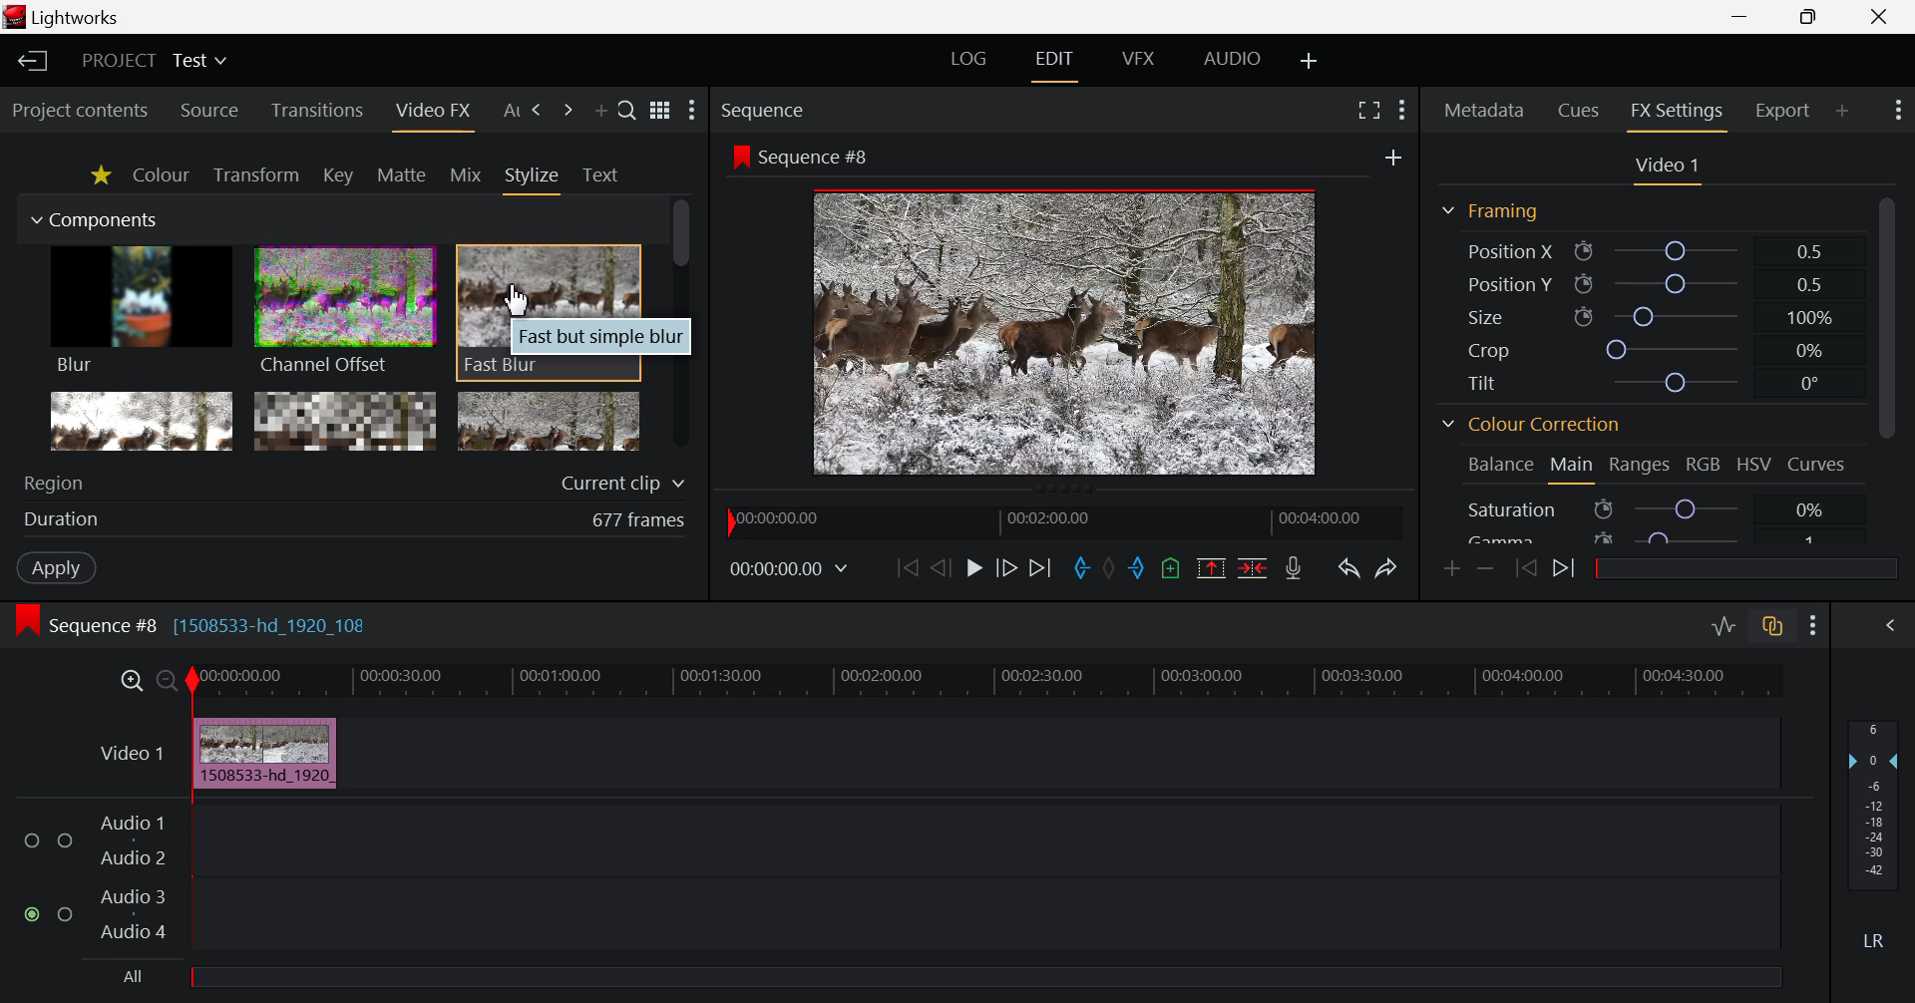 The image size is (1915, 1003). Describe the element at coordinates (163, 176) in the screenshot. I see `Colour` at that location.